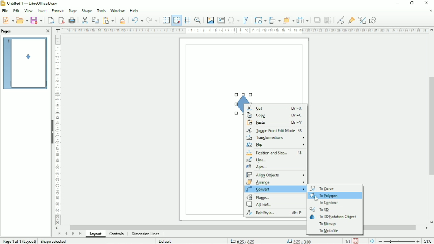 The image size is (434, 244). I want to click on Zoom factor, so click(428, 240).